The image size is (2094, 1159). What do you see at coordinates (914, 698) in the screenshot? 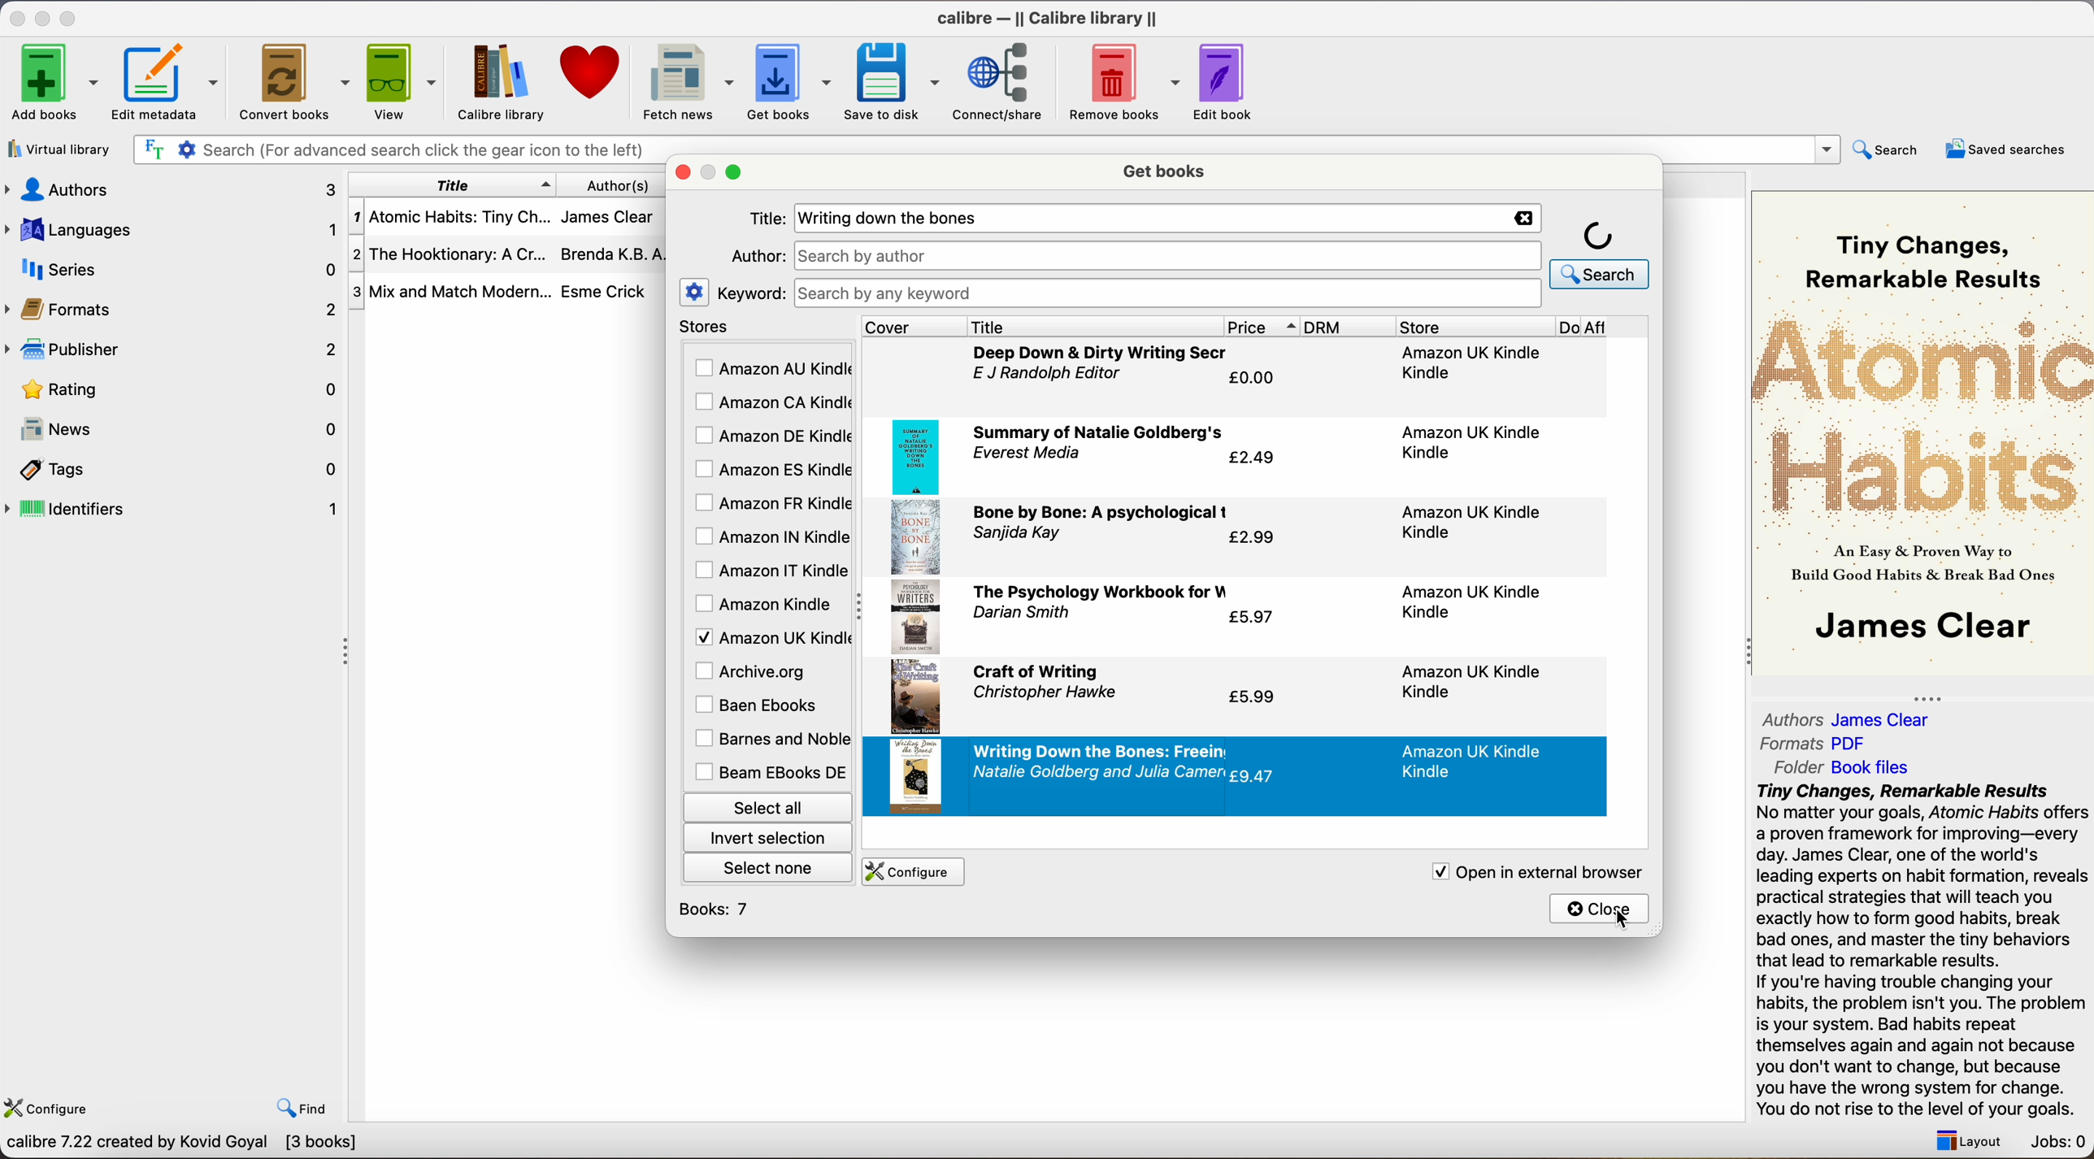
I see `book icon` at bounding box center [914, 698].